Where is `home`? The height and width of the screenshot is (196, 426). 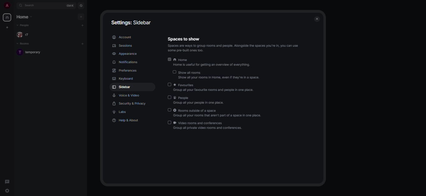 home is located at coordinates (24, 18).